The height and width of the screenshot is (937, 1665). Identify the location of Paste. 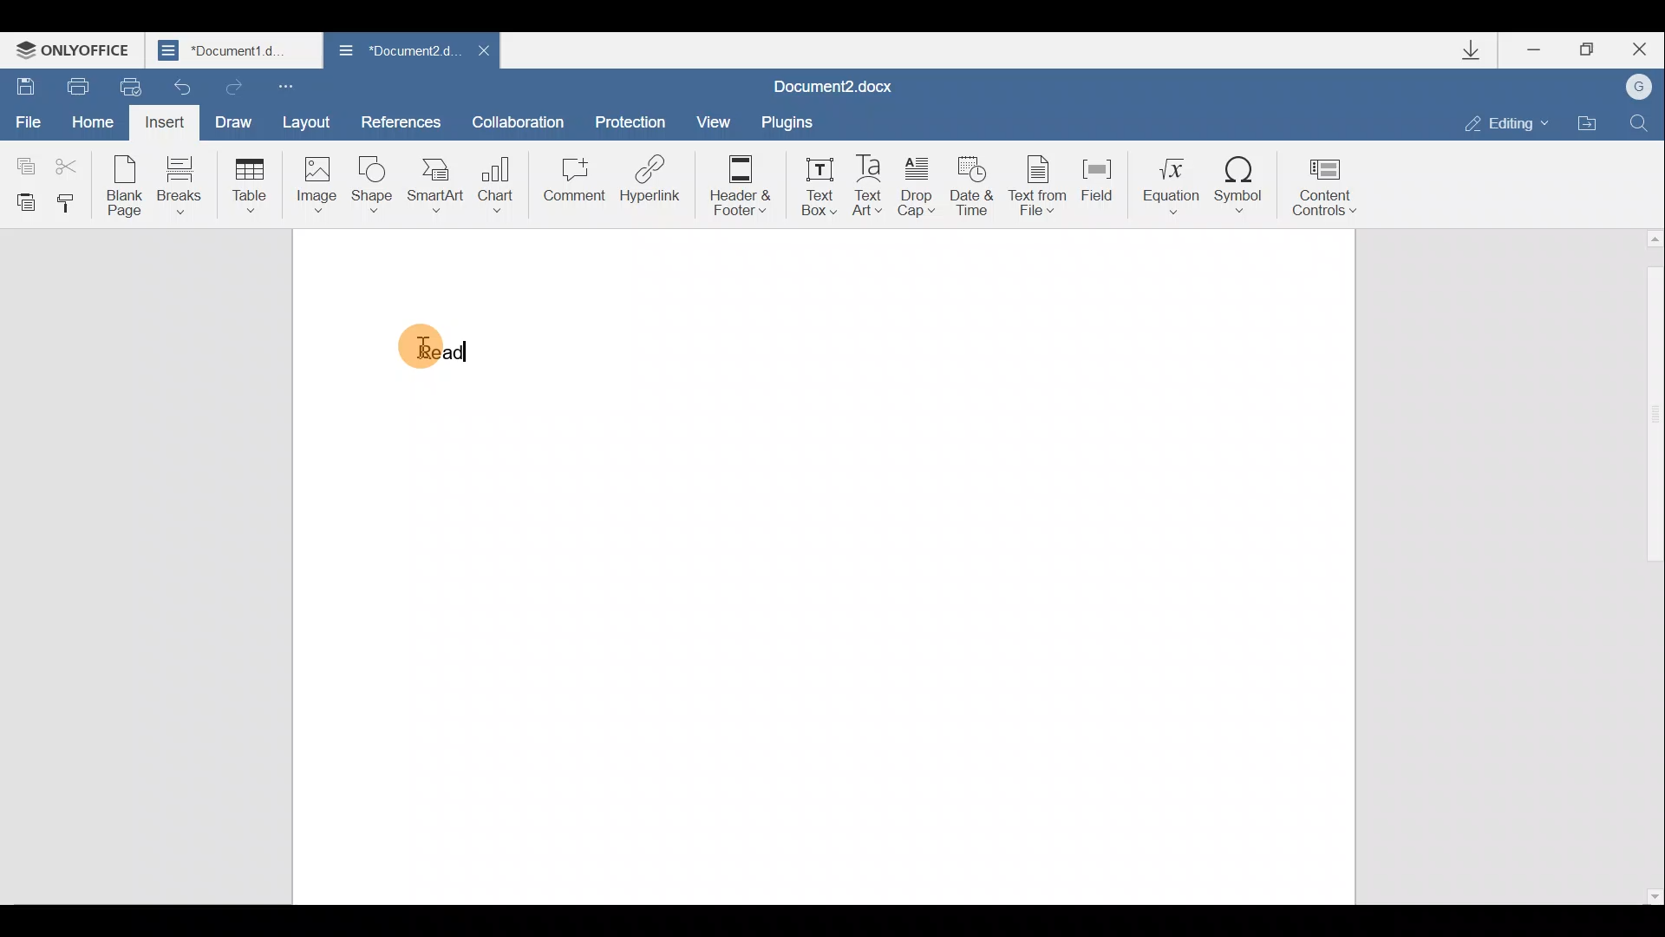
(23, 201).